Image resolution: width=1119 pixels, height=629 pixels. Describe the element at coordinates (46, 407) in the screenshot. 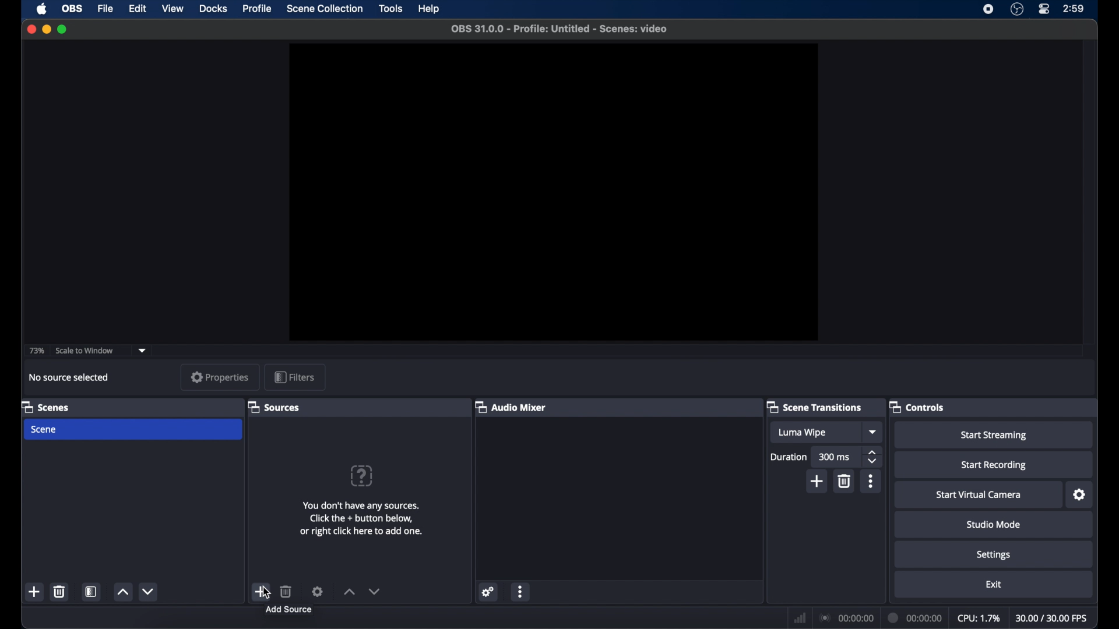

I see `scenes` at that location.